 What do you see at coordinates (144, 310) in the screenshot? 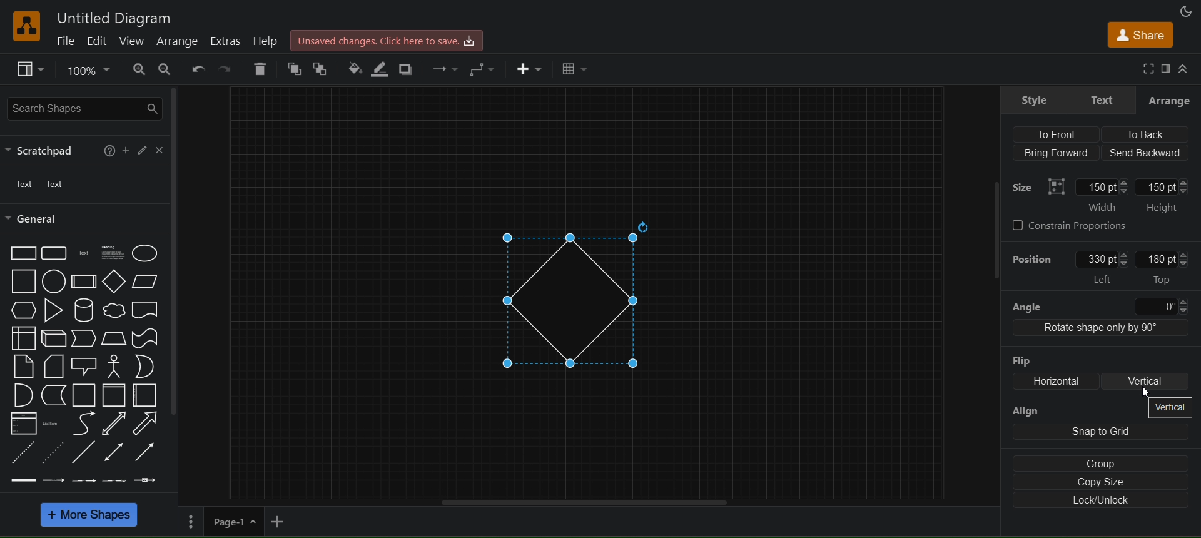
I see `document` at bounding box center [144, 310].